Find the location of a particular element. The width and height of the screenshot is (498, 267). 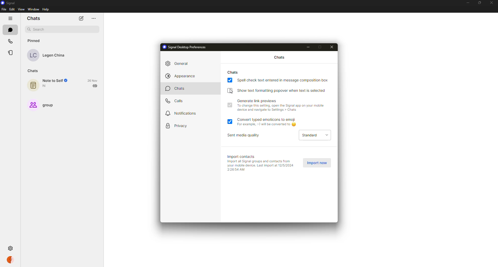

show text formatting popover when text is selected is located at coordinates (282, 90).